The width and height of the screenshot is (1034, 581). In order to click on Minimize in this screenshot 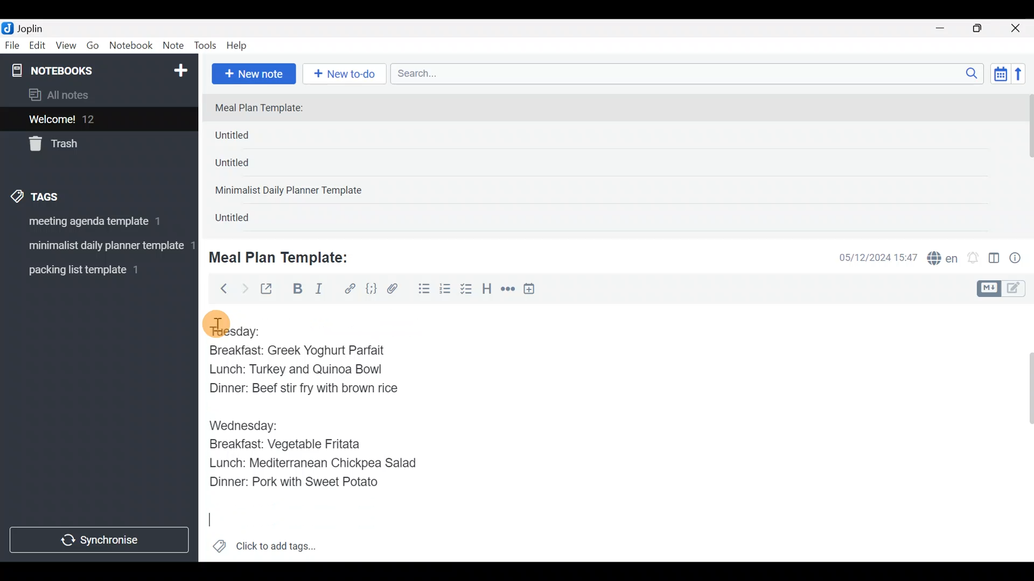, I will do `click(946, 27)`.